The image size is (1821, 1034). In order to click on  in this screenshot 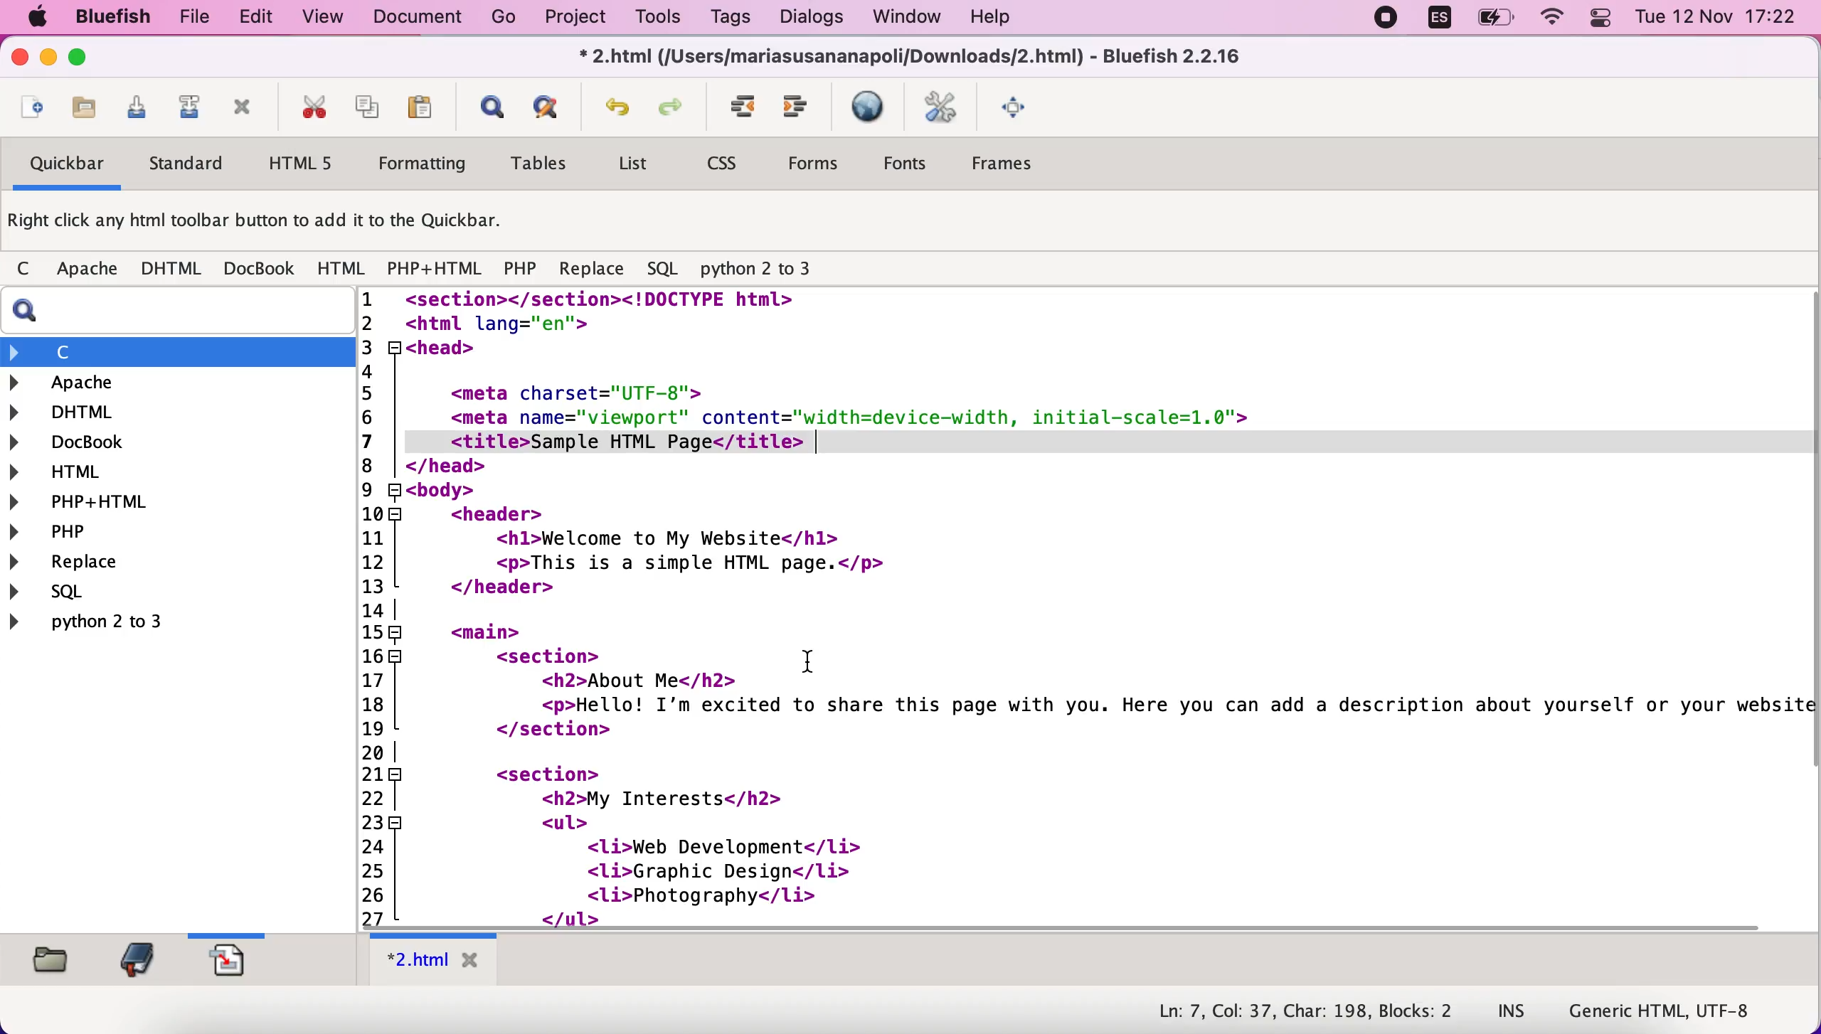, I will do `click(30, 270)`.